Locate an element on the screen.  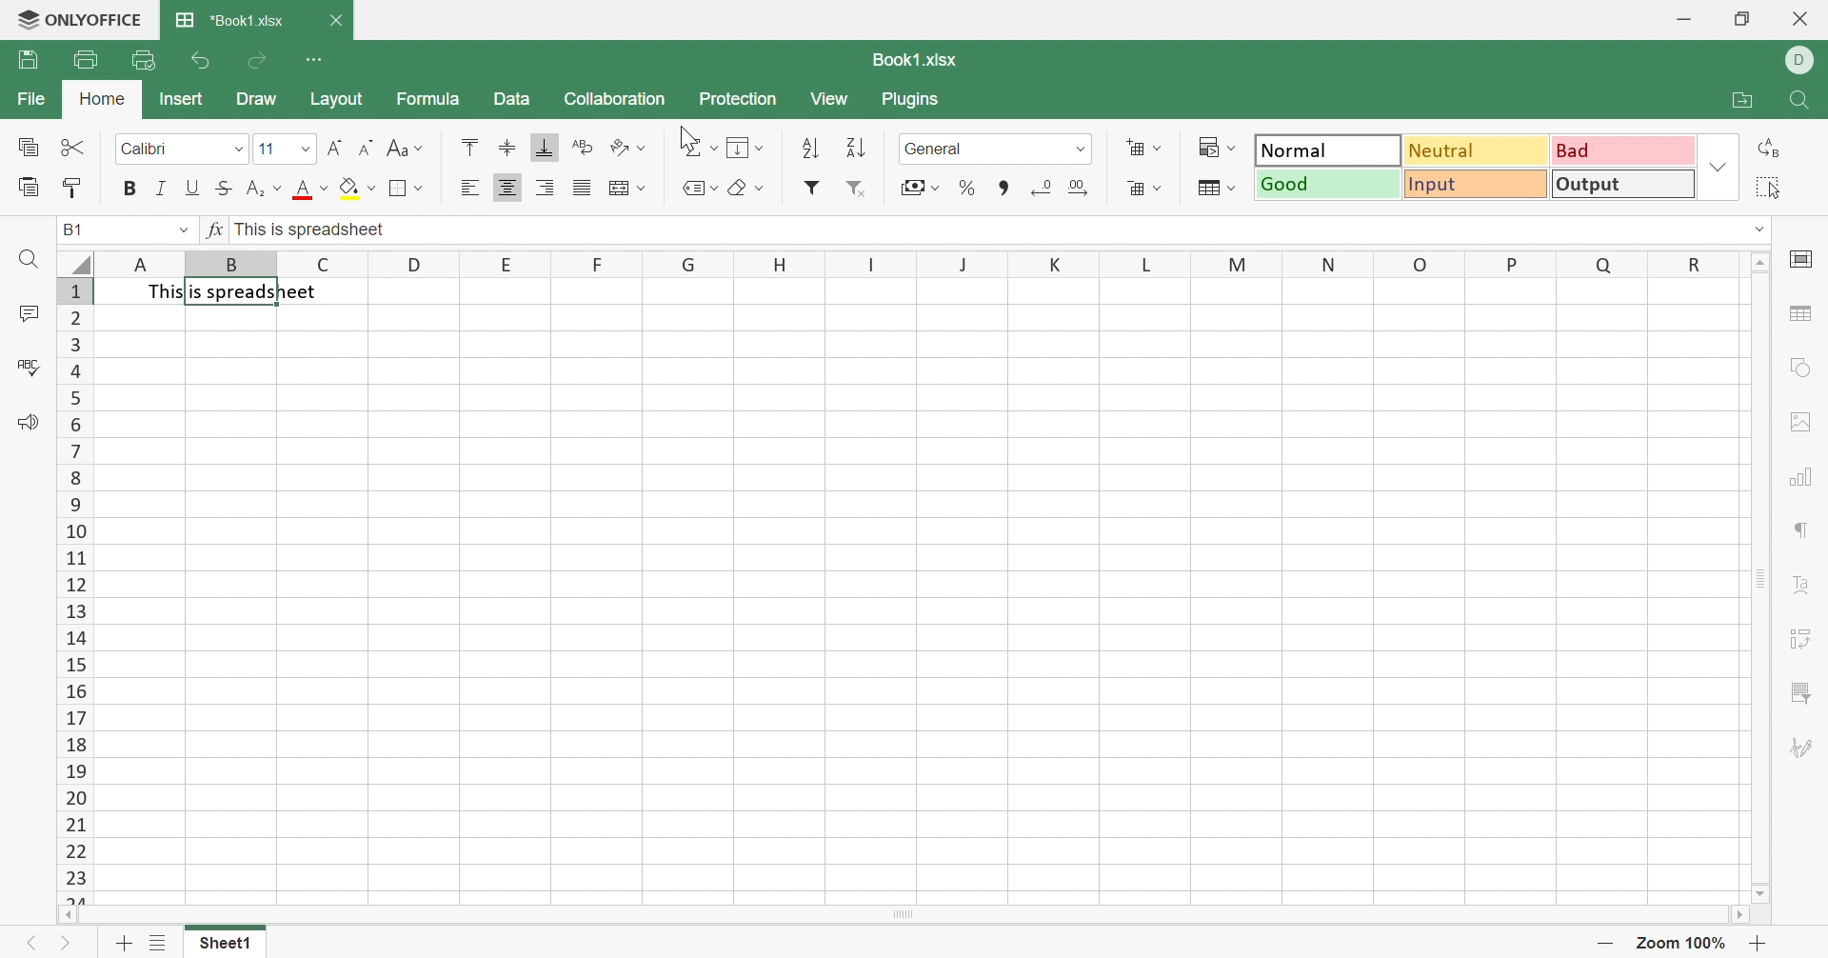
Zoom In is located at coordinates (1758, 943).